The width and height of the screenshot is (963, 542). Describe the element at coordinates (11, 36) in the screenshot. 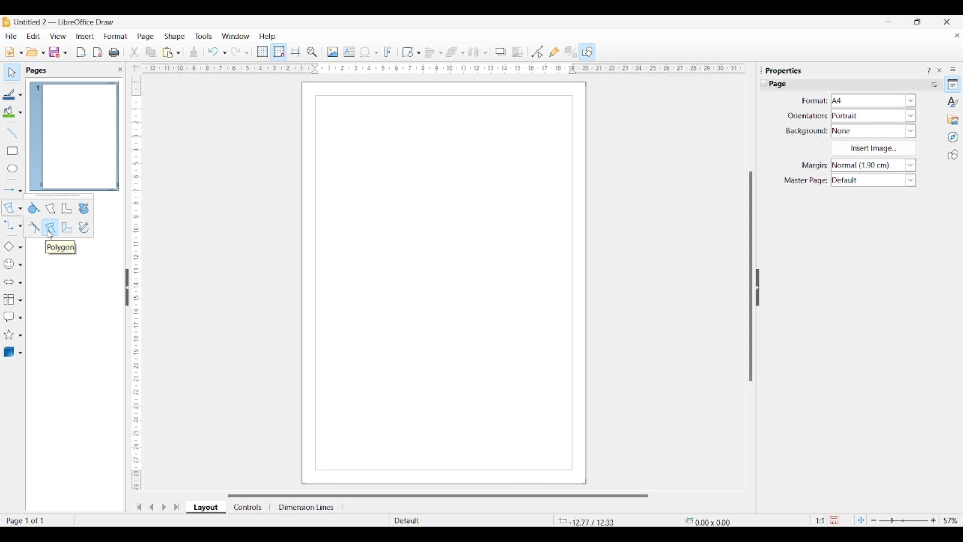

I see `File` at that location.